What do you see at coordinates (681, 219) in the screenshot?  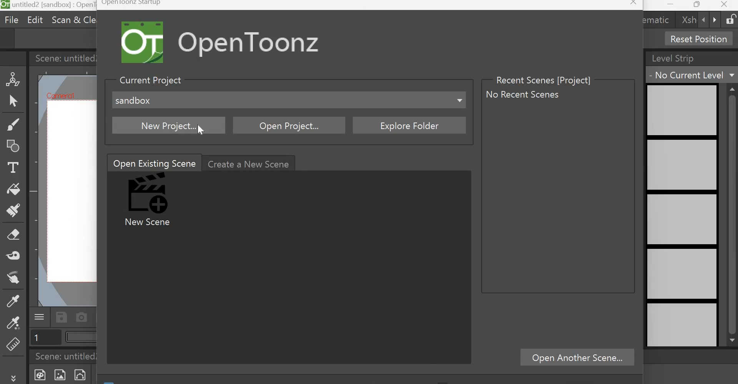 I see `level strip preview` at bounding box center [681, 219].